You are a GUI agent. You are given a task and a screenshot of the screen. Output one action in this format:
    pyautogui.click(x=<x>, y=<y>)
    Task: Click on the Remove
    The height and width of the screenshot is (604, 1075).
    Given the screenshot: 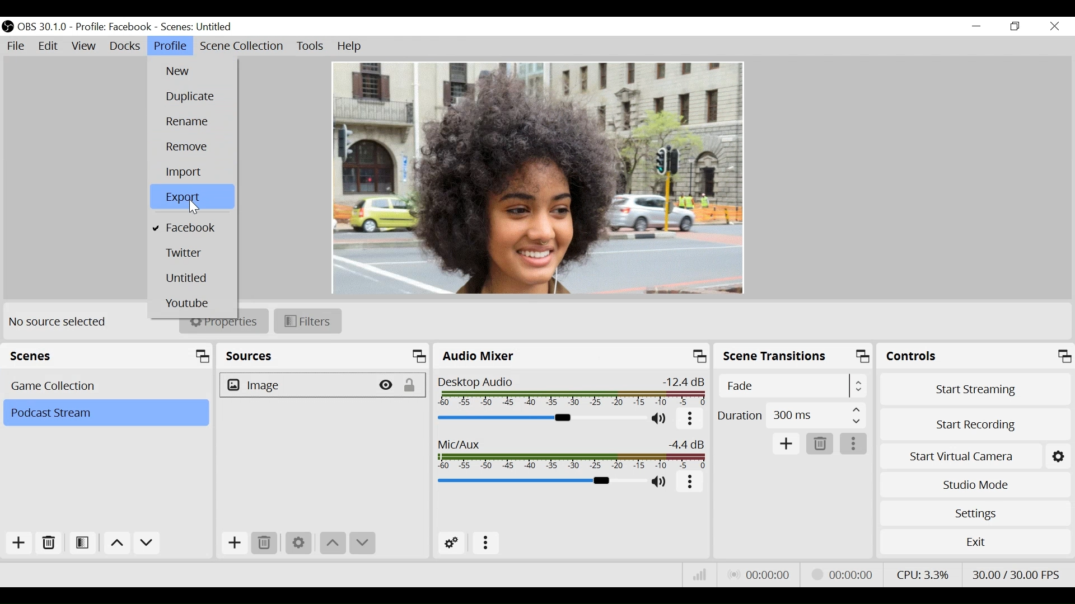 What is the action you would take?
    pyautogui.click(x=189, y=147)
    